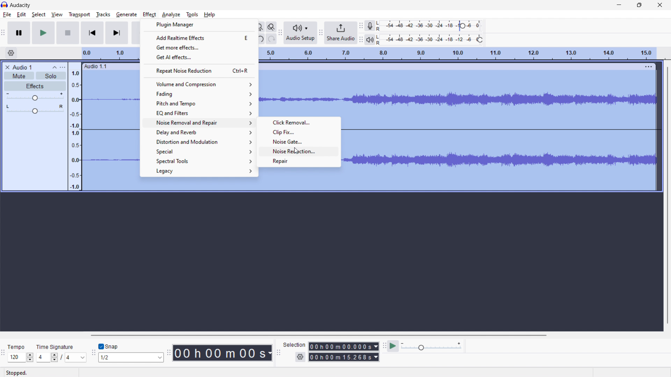  I want to click on playback meter, so click(432, 346).